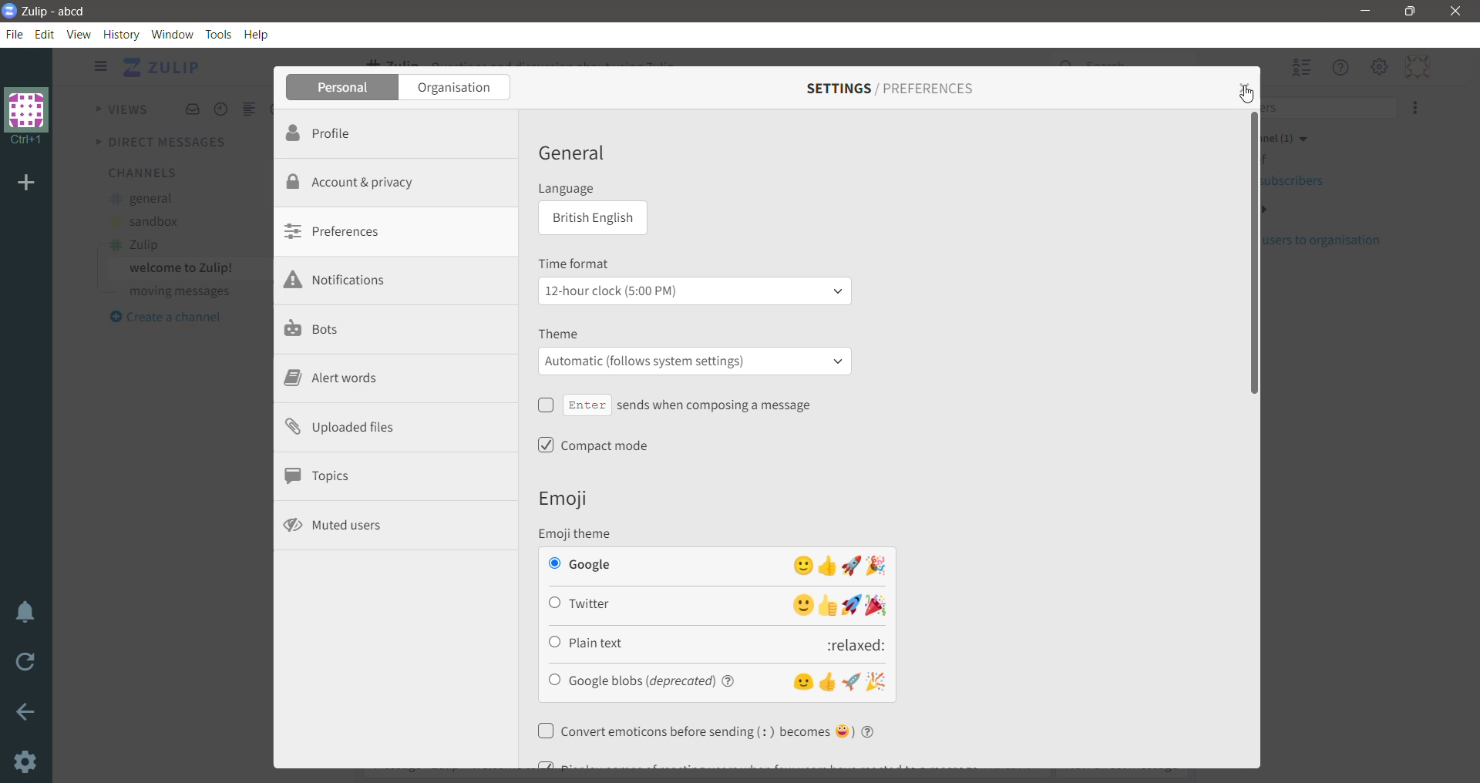 The width and height of the screenshot is (1480, 783). What do you see at coordinates (567, 499) in the screenshot?
I see `Emoji` at bounding box center [567, 499].